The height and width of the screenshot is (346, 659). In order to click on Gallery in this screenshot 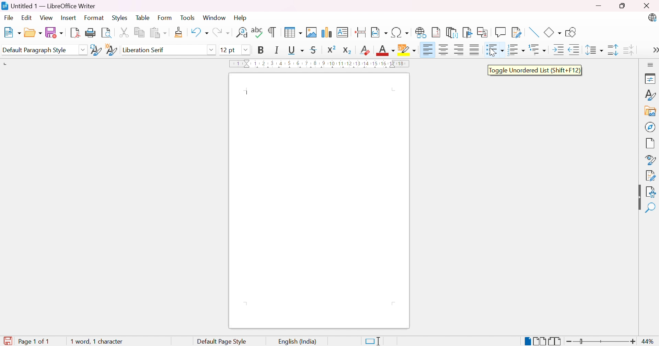, I will do `click(650, 111)`.